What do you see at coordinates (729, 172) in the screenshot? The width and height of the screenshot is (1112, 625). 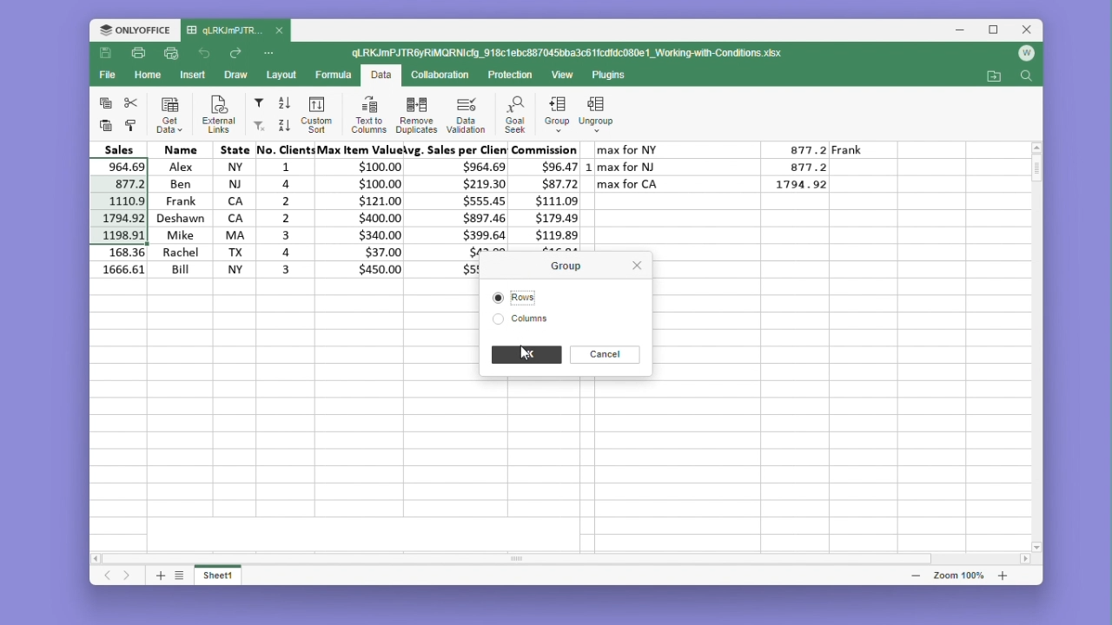 I see `Data table` at bounding box center [729, 172].